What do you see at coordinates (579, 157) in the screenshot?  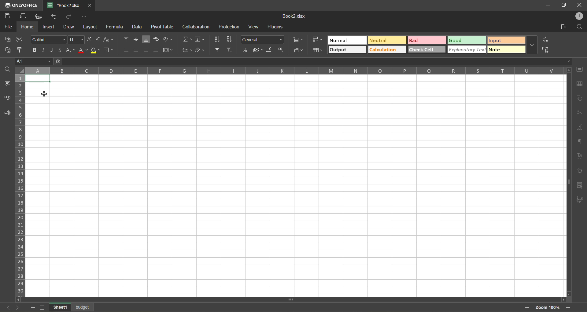 I see `text` at bounding box center [579, 157].